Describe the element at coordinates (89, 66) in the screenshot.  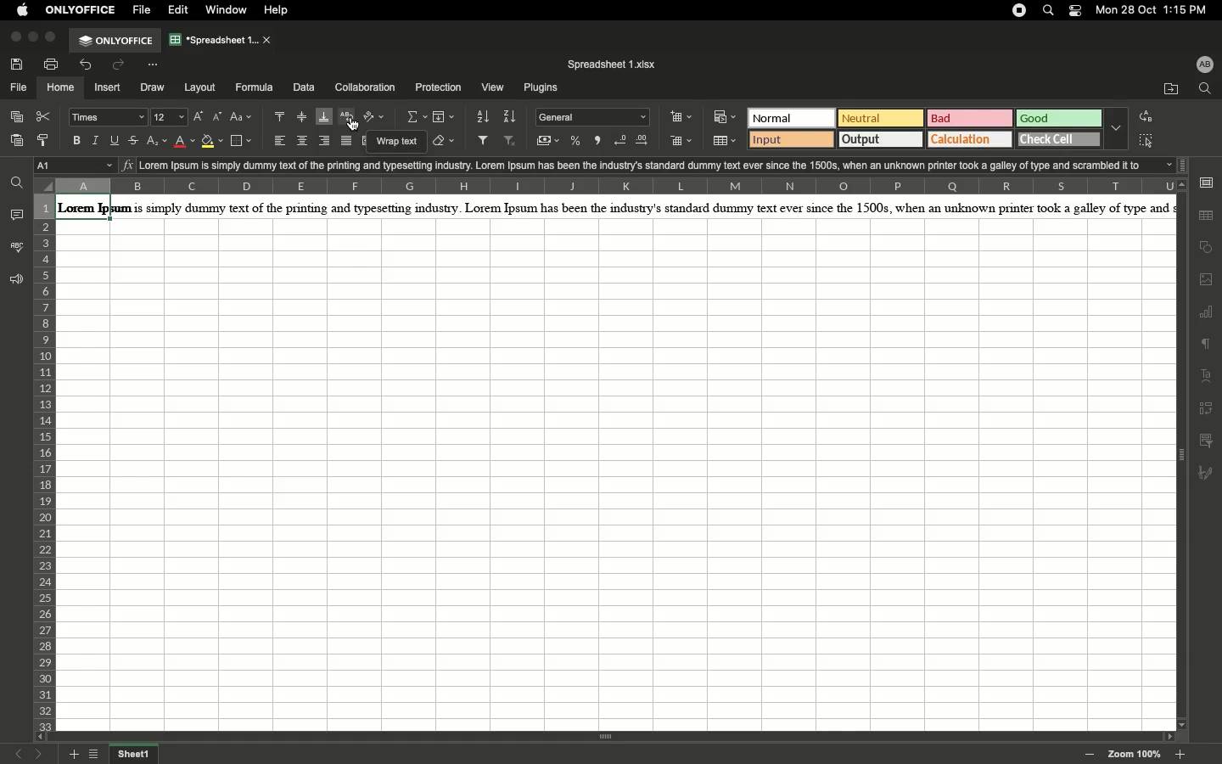
I see `Undo` at that location.